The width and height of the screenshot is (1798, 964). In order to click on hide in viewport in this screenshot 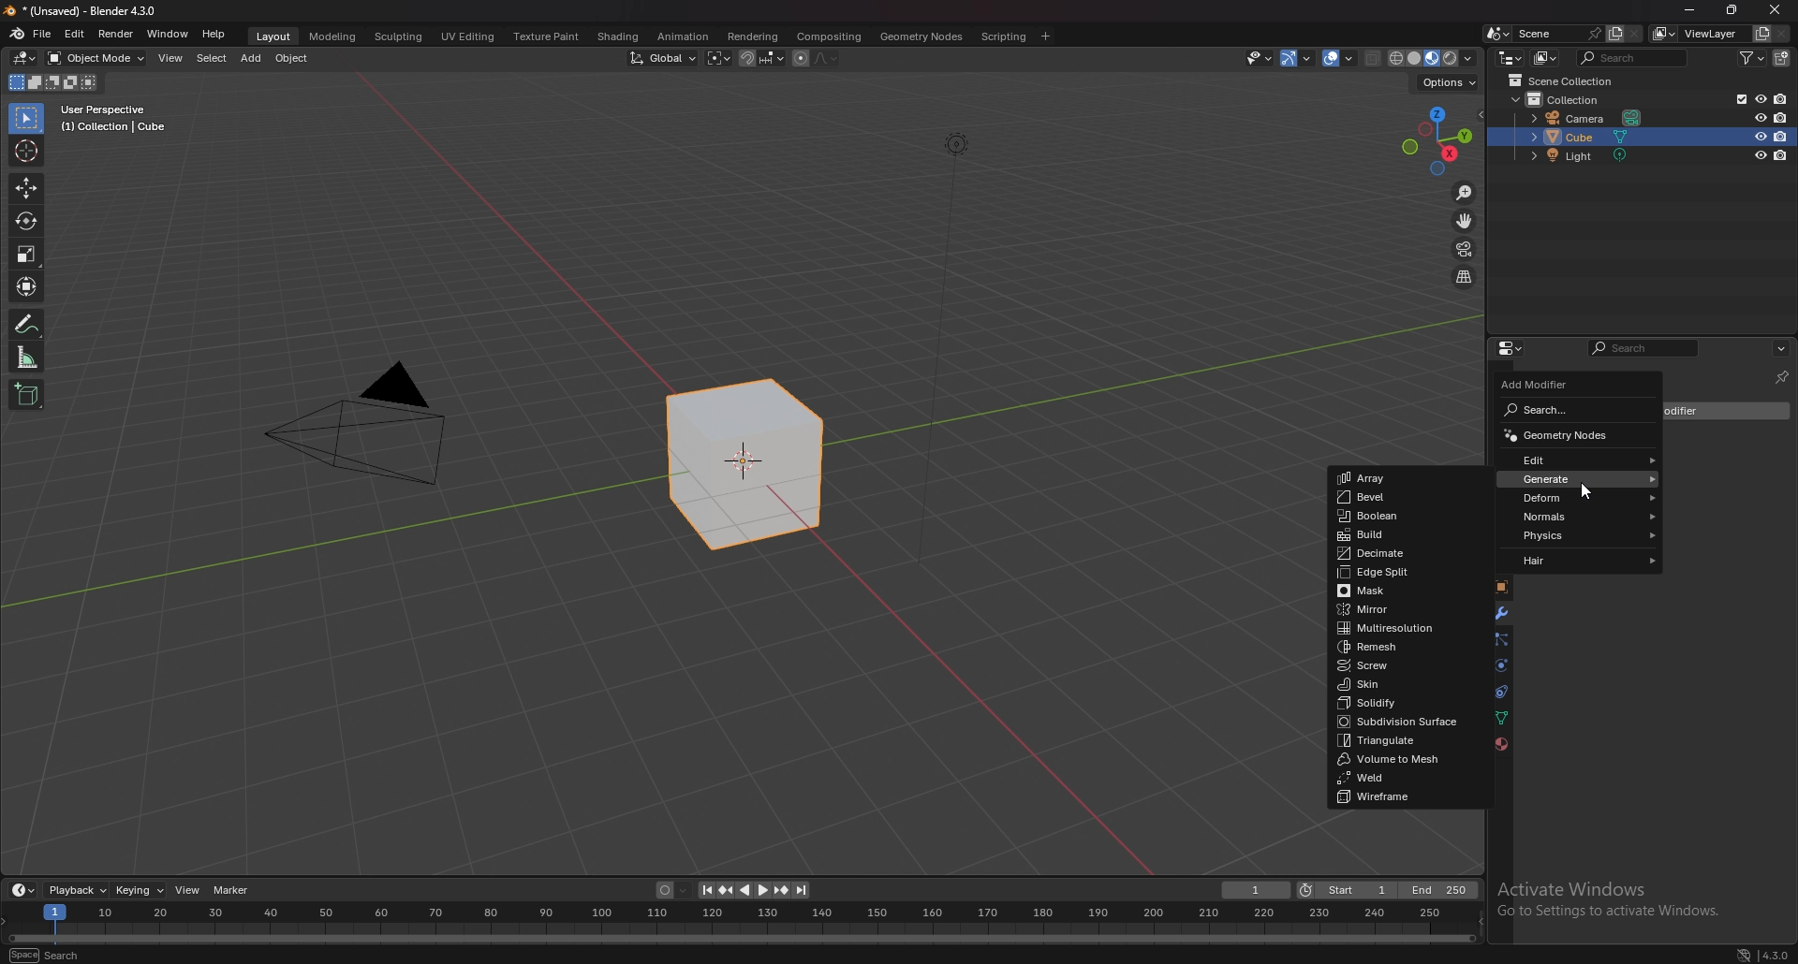, I will do `click(1759, 154)`.